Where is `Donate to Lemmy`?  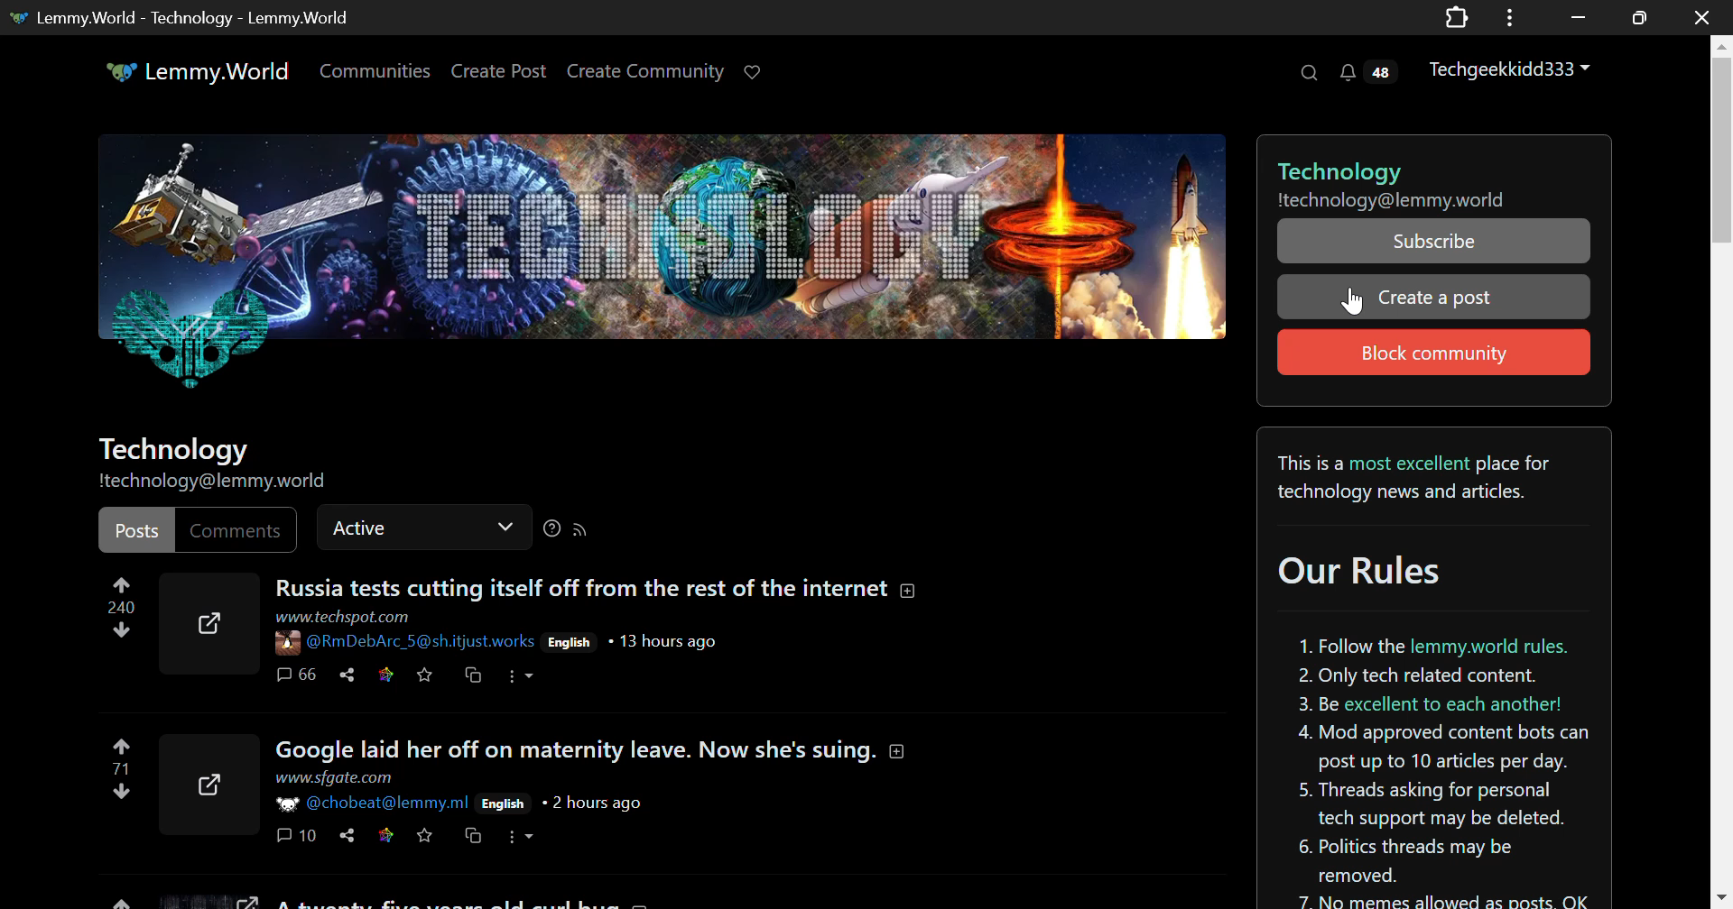
Donate to Lemmy is located at coordinates (755, 73).